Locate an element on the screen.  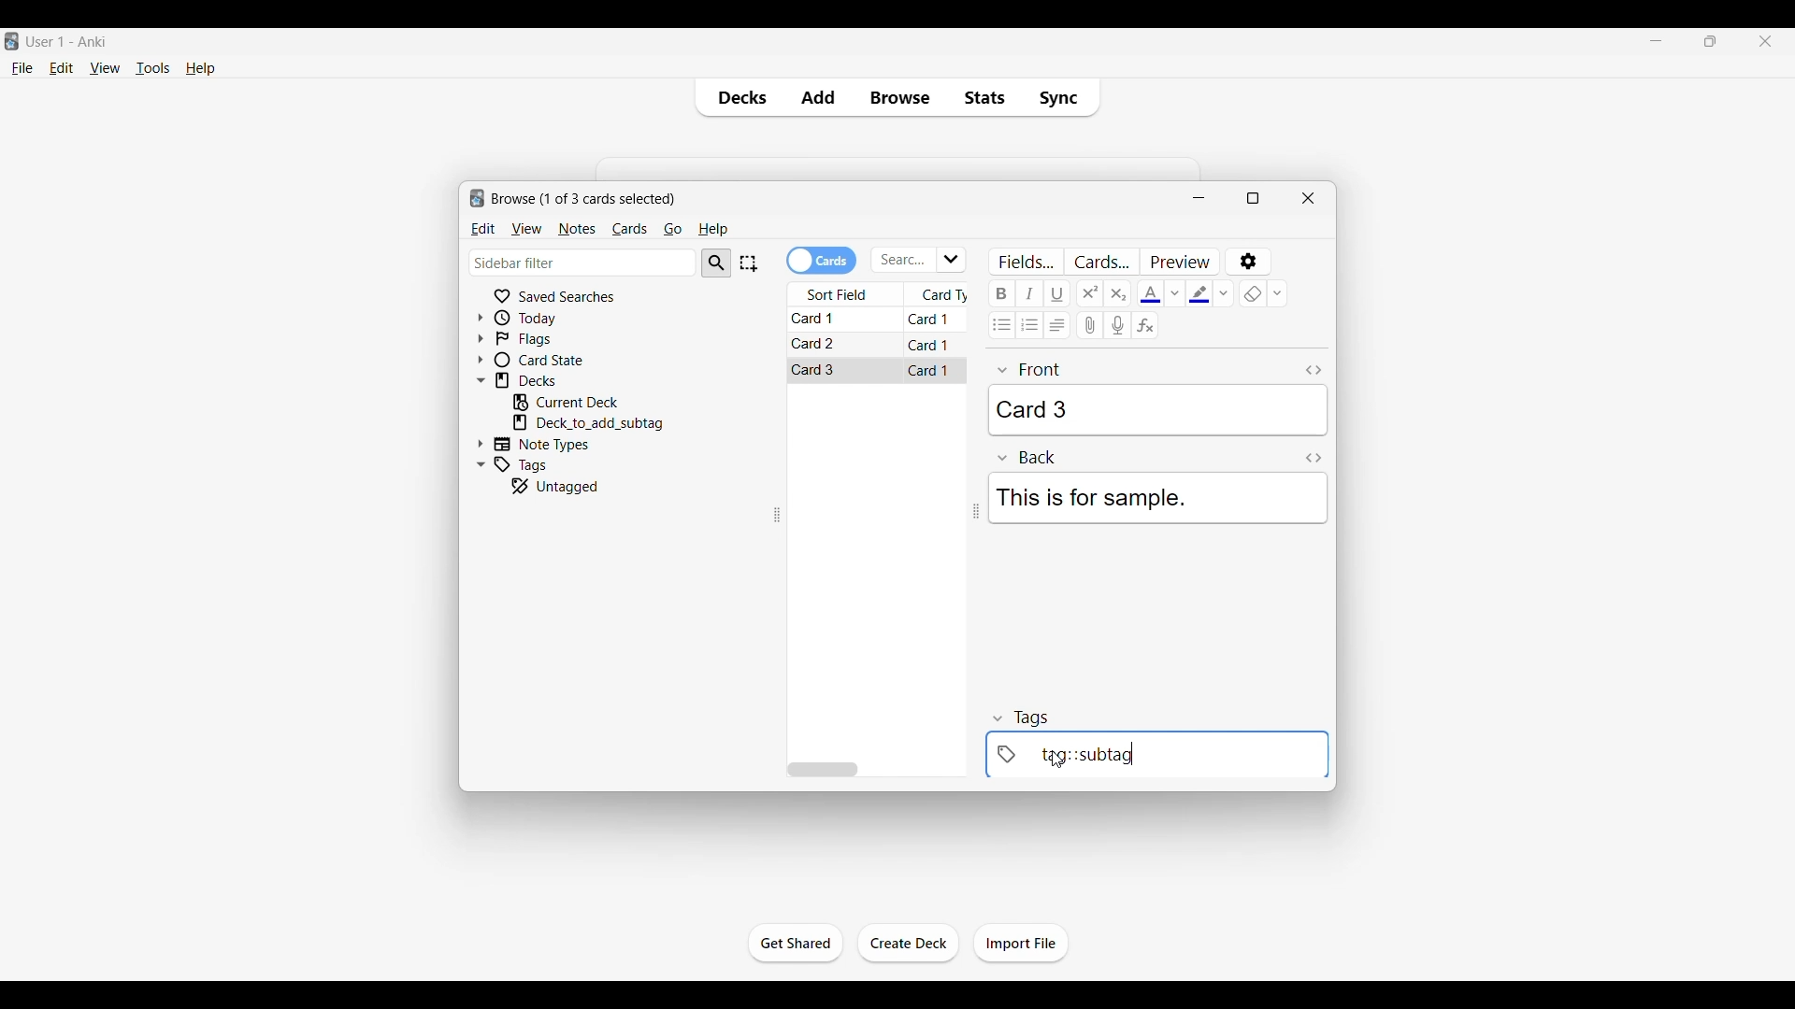
Minimize is located at coordinates (1656, 40).